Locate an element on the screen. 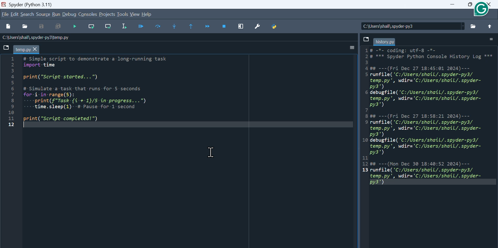 Image resolution: width=498 pixels, height=248 pixels. Save all is located at coordinates (57, 27).